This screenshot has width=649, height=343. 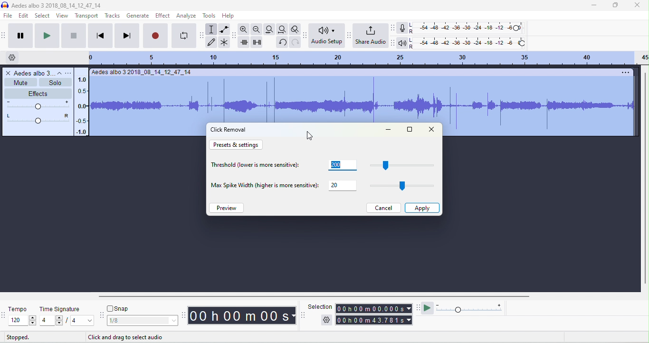 I want to click on L, so click(x=411, y=40).